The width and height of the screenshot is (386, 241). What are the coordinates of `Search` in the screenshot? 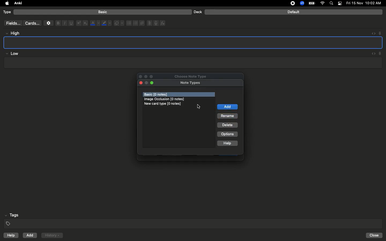 It's located at (332, 3).